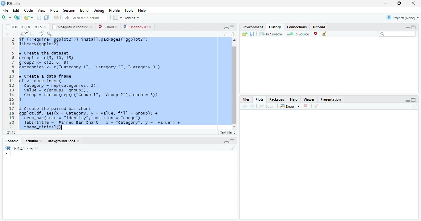  I want to click on minimize, so click(408, 100).